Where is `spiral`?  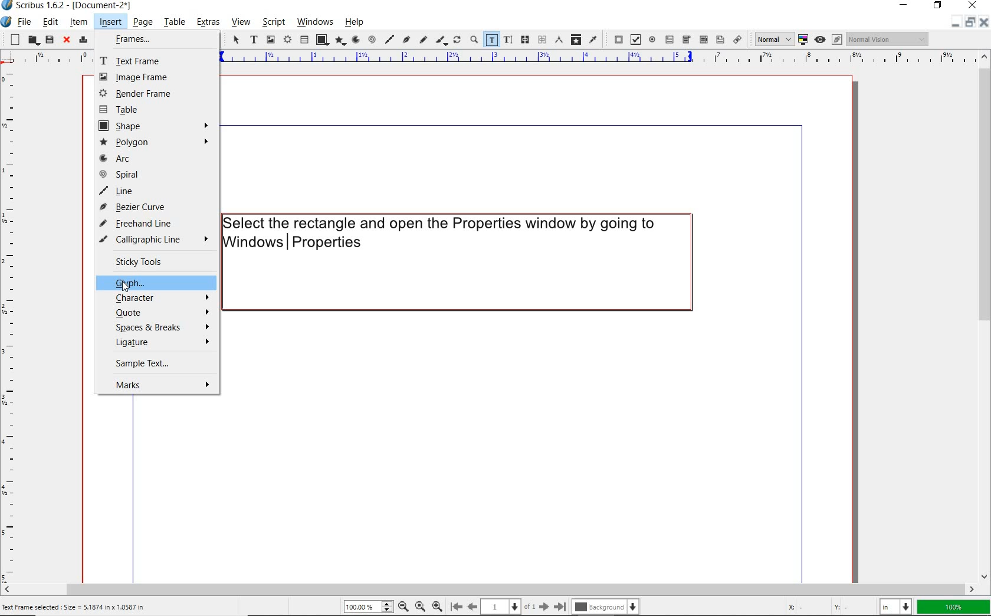
spiral is located at coordinates (372, 39).